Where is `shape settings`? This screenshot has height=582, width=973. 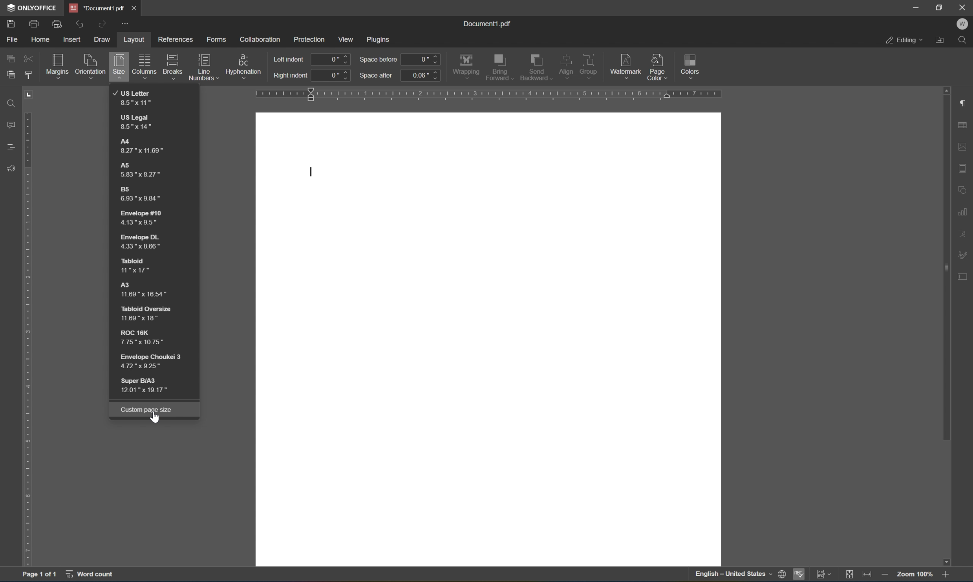 shape settings is located at coordinates (964, 190).